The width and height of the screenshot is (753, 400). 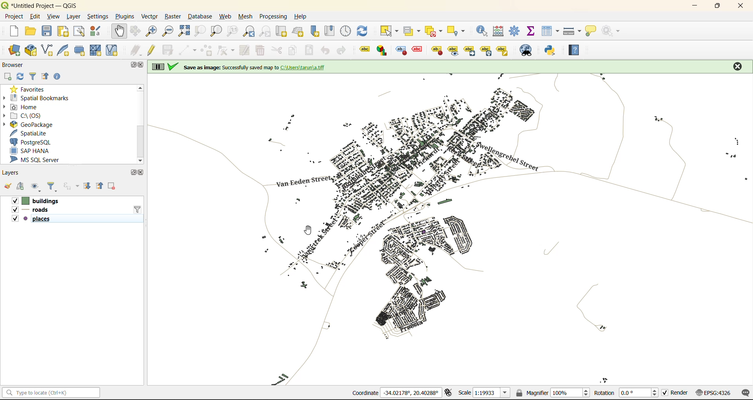 What do you see at coordinates (149, 16) in the screenshot?
I see `vector` at bounding box center [149, 16].